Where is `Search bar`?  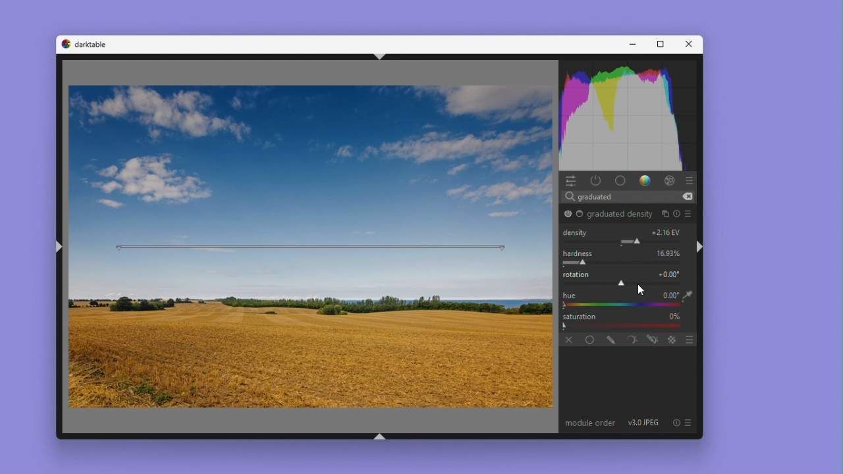
Search bar is located at coordinates (631, 196).